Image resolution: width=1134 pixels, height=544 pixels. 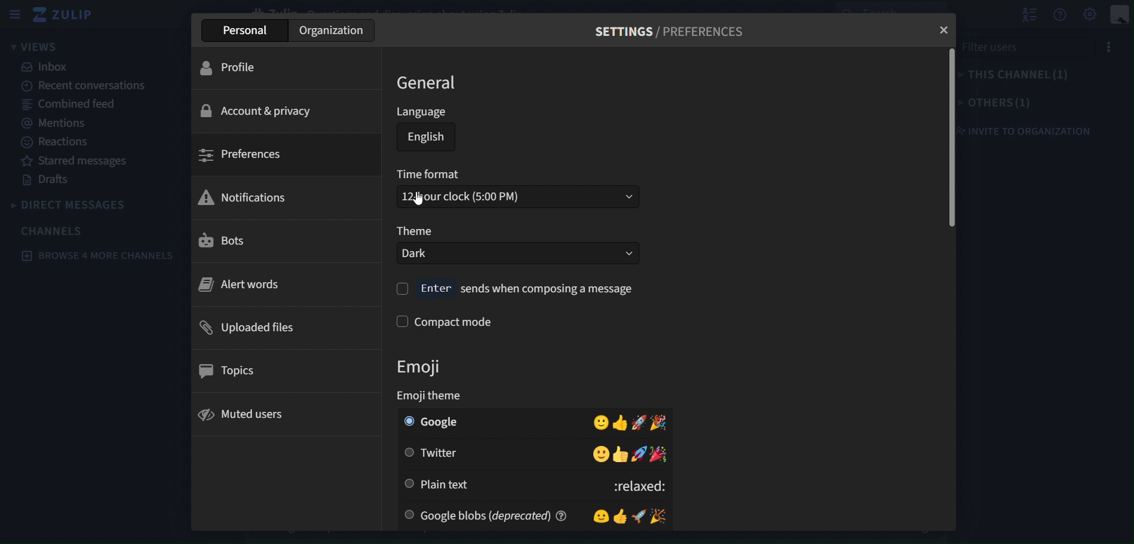 What do you see at coordinates (606, 454) in the screenshot?
I see `Emojis` at bounding box center [606, 454].